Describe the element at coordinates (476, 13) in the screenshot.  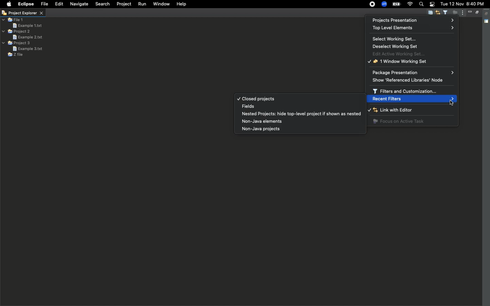
I see `Maximize` at that location.